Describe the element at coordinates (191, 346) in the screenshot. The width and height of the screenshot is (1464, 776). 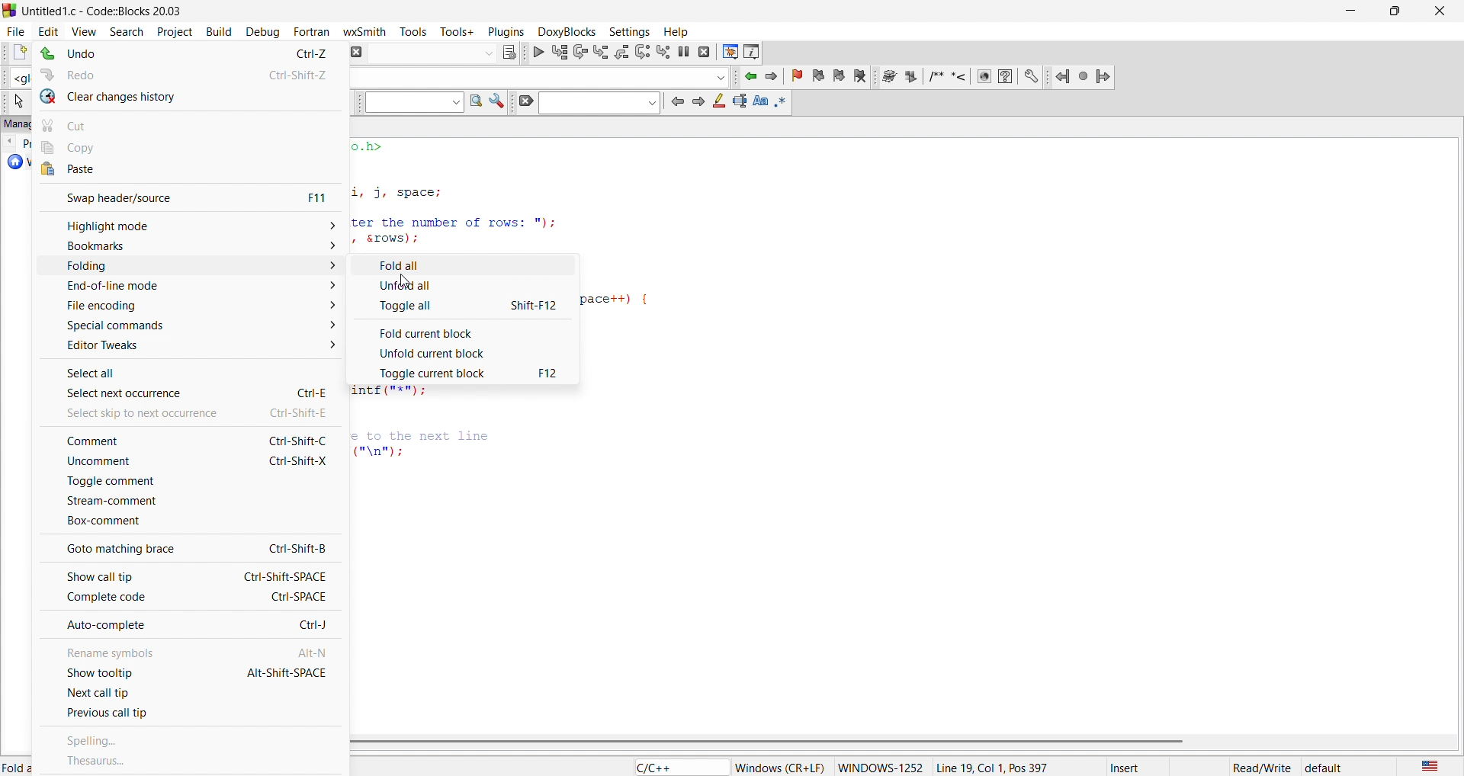
I see `editor tweaks` at that location.